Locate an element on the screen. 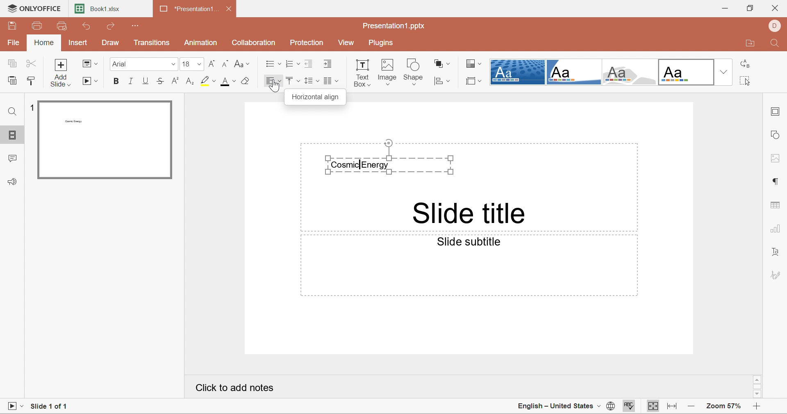 This screenshot has height=414, width=787. Copy Style is located at coordinates (30, 81).